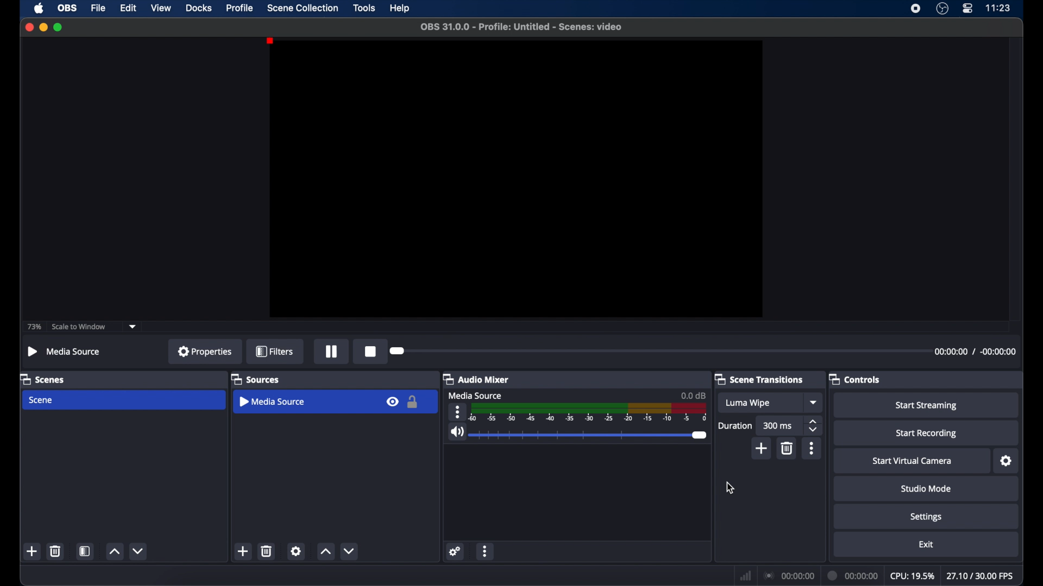 The height and width of the screenshot is (586, 1043). What do you see at coordinates (455, 552) in the screenshot?
I see `settings` at bounding box center [455, 552].